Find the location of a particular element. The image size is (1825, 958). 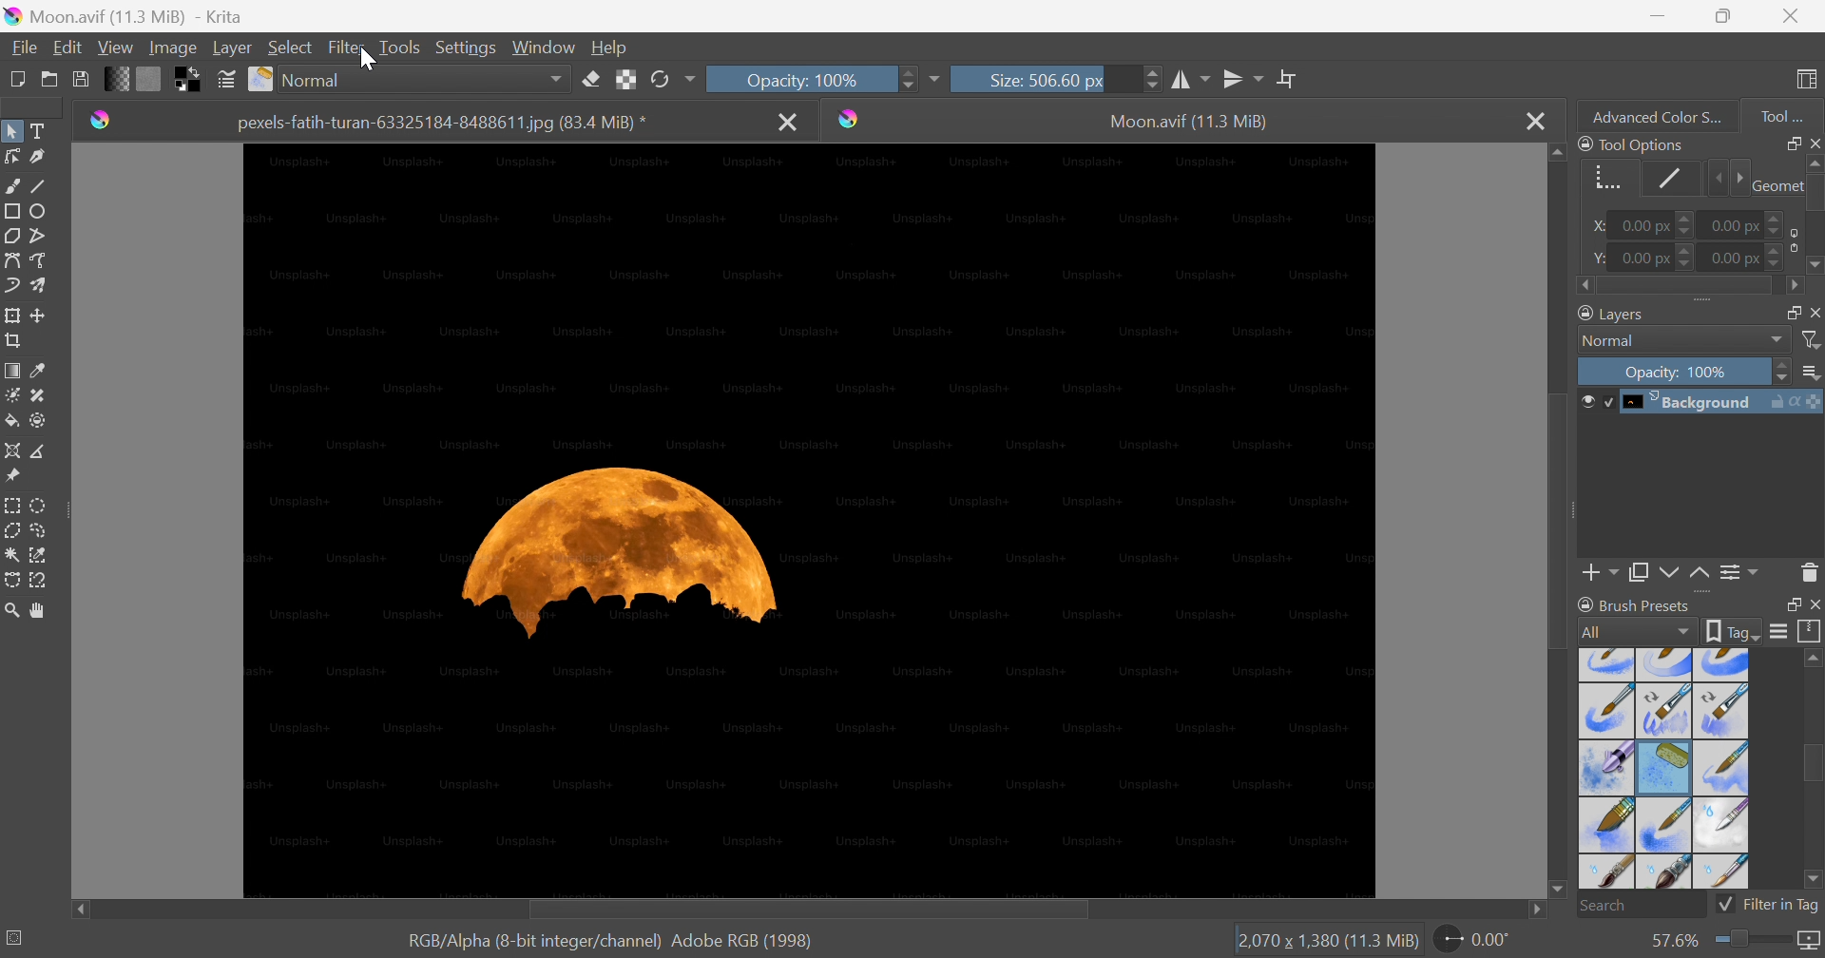

Scroll left is located at coordinates (79, 906).